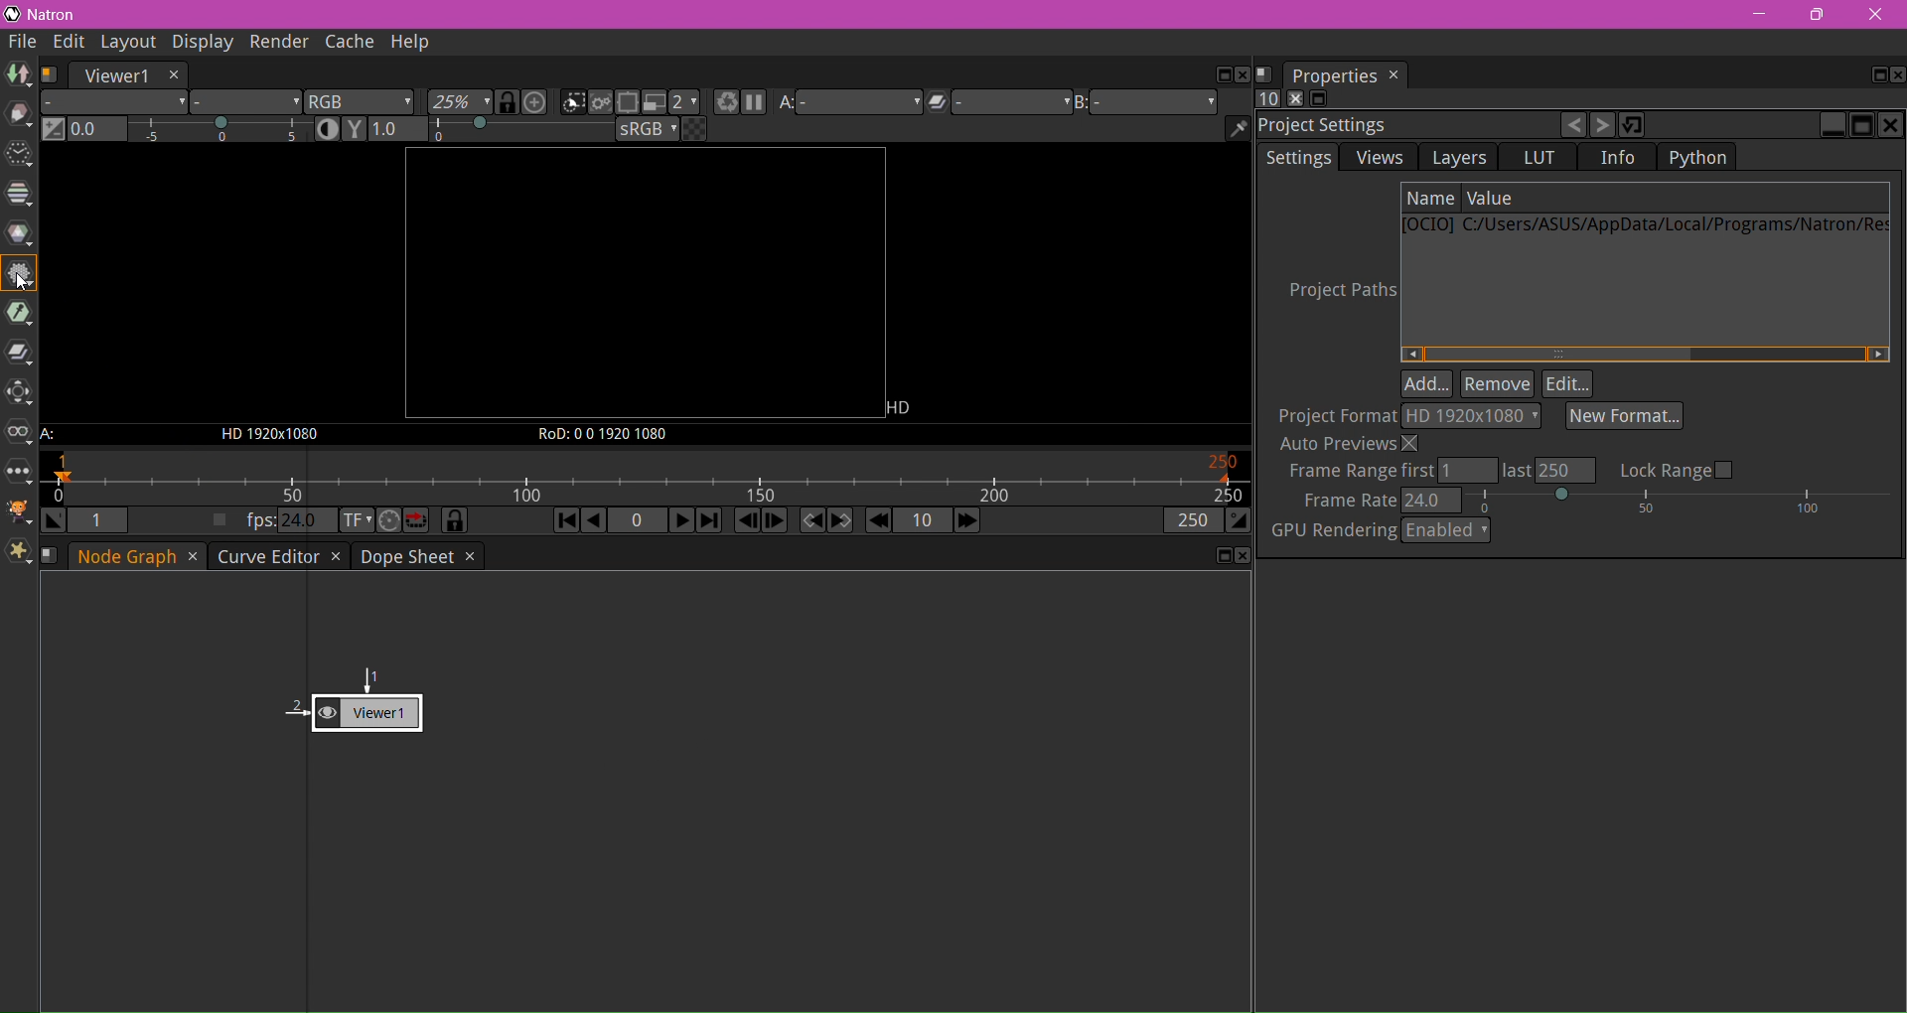  What do you see at coordinates (685, 102) in the screenshot?
I see `When the proxy mode is activated, it scales down the rendered image by this factor to accelerate the rendering` at bounding box center [685, 102].